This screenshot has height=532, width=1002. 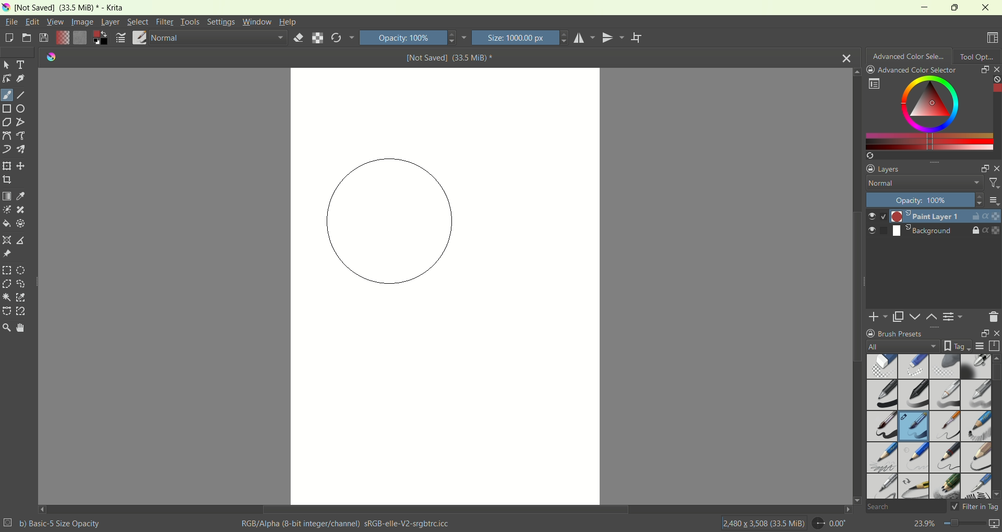 I want to click on pencil 1, so click(x=975, y=425).